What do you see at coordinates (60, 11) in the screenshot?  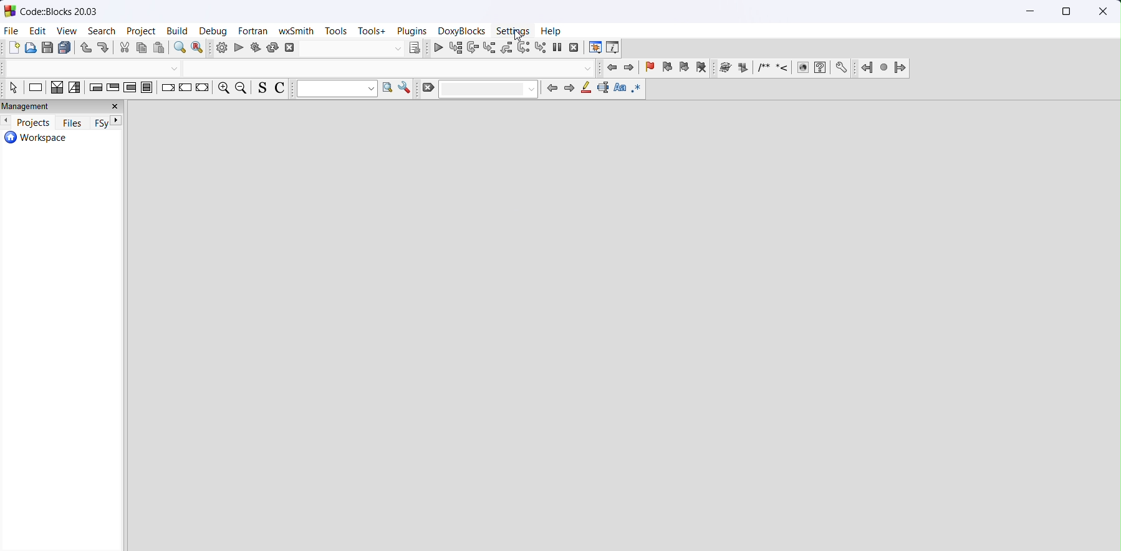 I see `title` at bounding box center [60, 11].